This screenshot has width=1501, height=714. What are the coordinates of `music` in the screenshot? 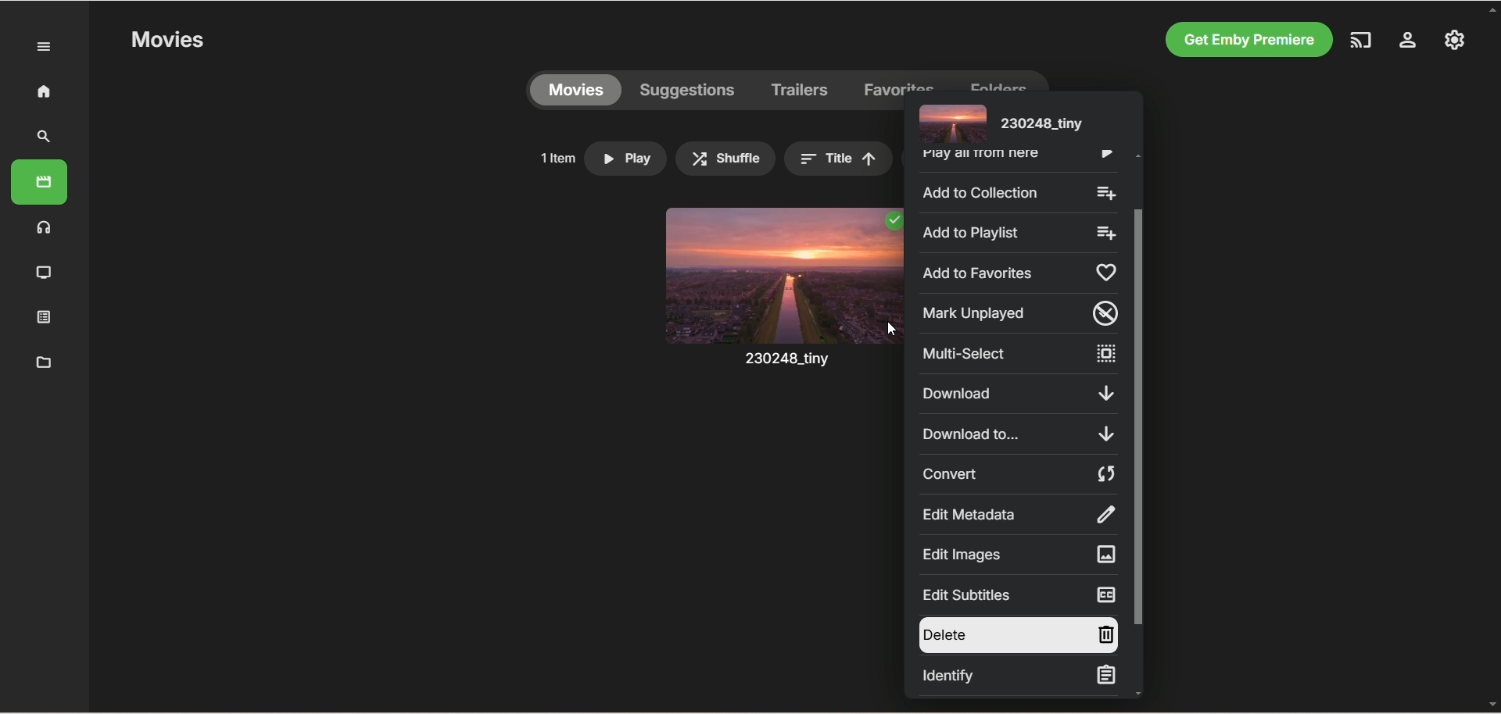 It's located at (45, 227).